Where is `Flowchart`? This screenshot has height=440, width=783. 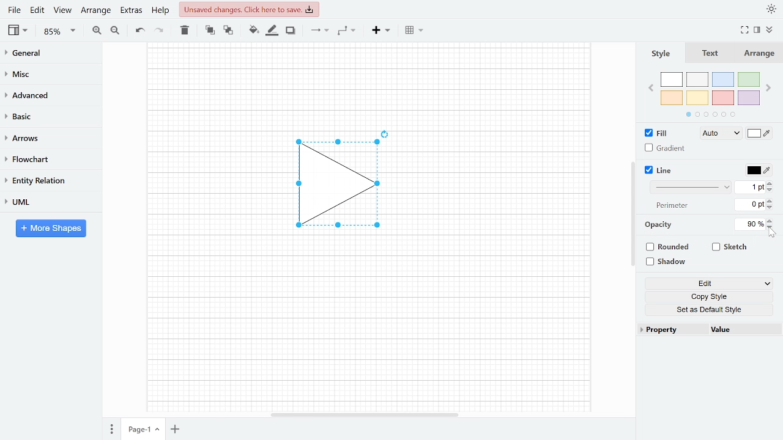
Flowchart is located at coordinates (46, 159).